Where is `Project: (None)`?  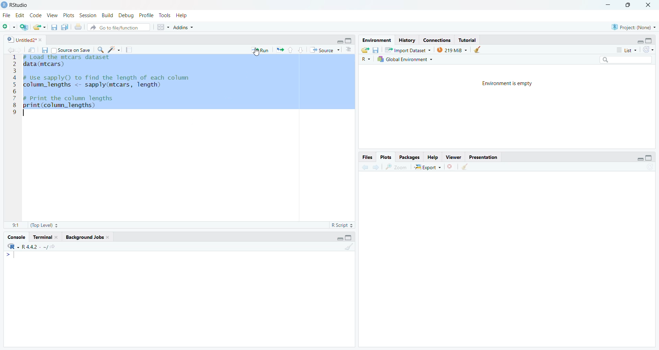 Project: (None) is located at coordinates (633, 26).